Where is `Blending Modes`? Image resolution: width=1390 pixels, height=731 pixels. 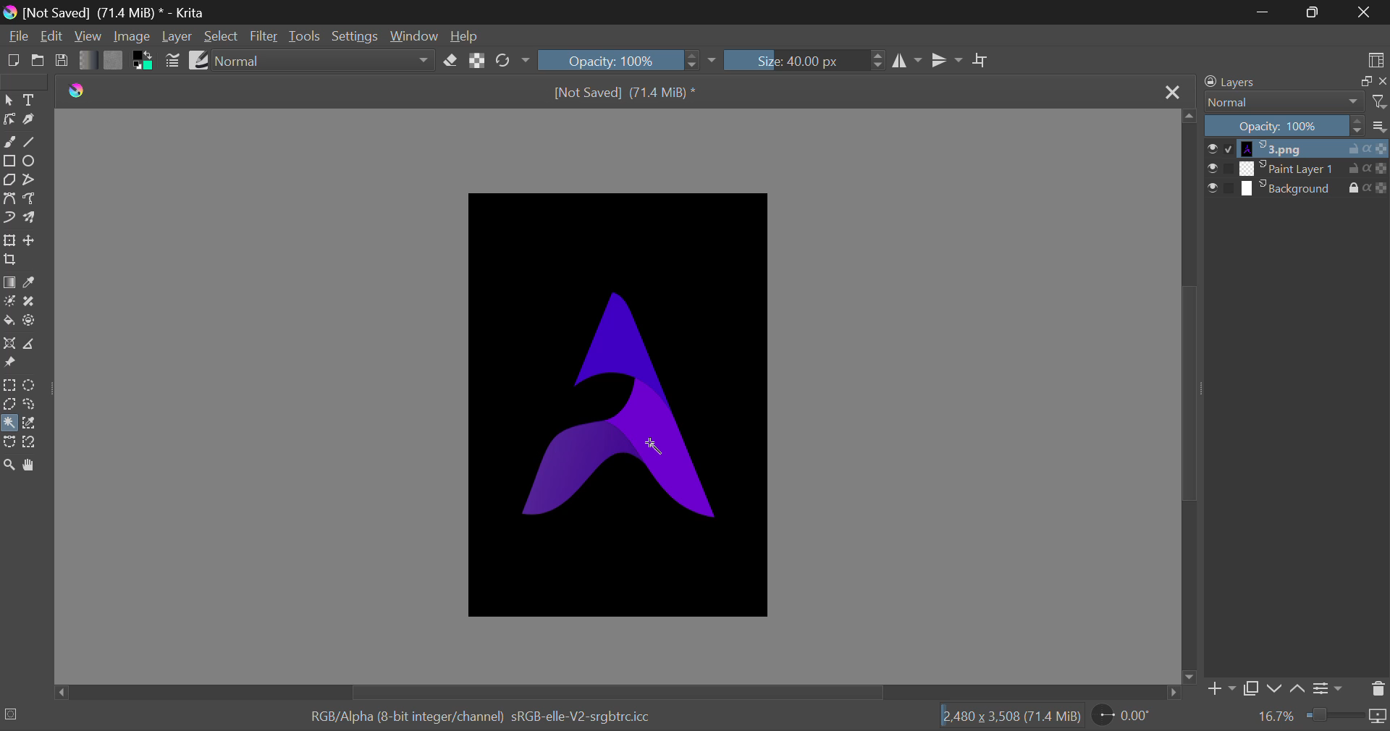
Blending Modes is located at coordinates (324, 59).